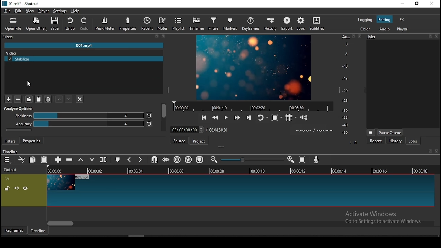  I want to click on timeline, so click(241, 170).